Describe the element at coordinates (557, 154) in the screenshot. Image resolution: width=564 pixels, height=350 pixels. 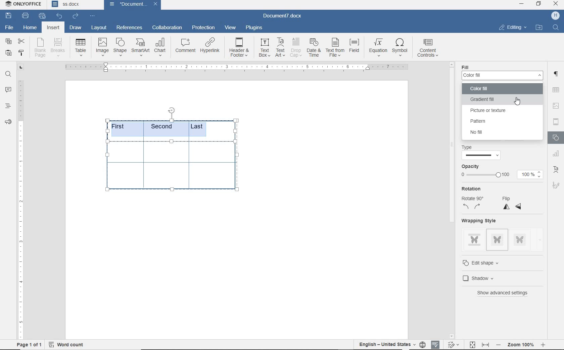
I see `TABLE` at that location.